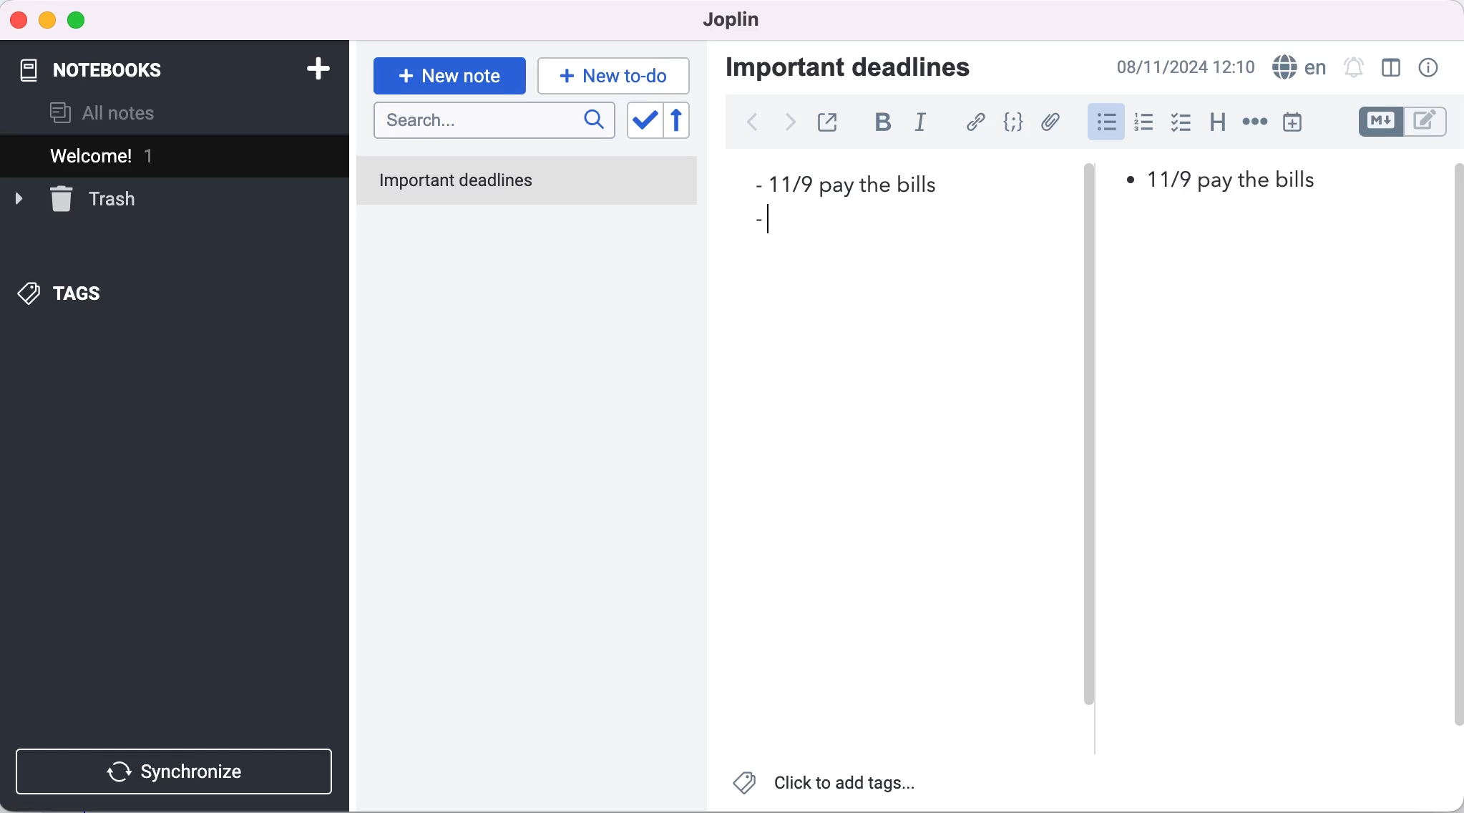 The width and height of the screenshot is (1464, 813). Describe the element at coordinates (1433, 69) in the screenshot. I see `note properties` at that location.